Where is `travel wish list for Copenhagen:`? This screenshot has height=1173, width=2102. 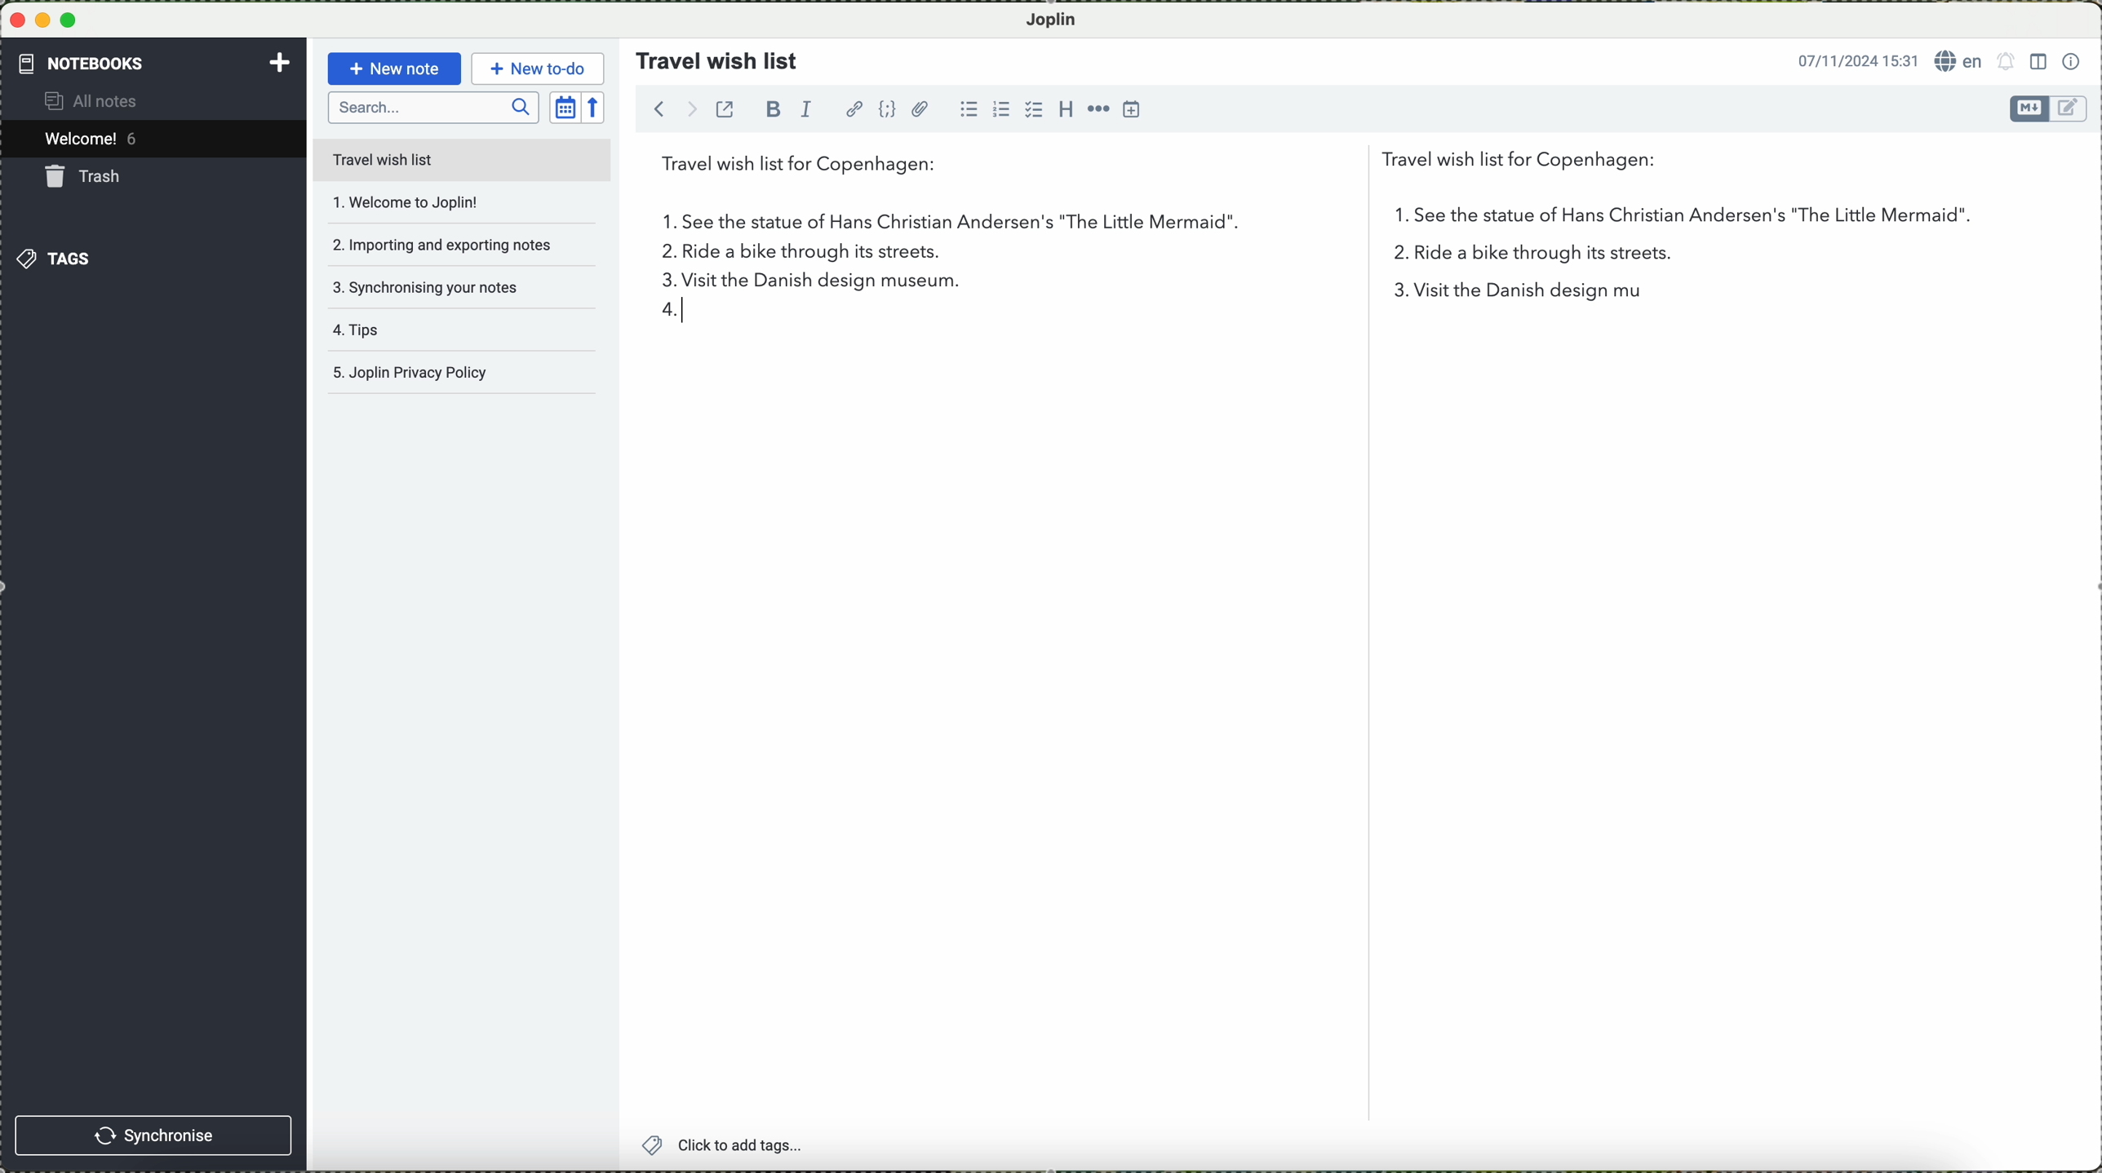
travel wish list for Copenhagen: is located at coordinates (1168, 167).